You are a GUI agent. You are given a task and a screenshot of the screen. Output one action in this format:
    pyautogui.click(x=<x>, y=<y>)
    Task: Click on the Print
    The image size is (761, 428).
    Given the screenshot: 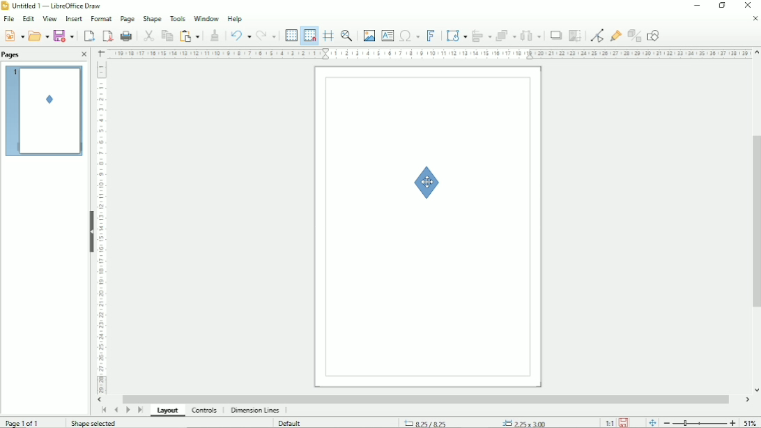 What is the action you would take?
    pyautogui.click(x=125, y=36)
    